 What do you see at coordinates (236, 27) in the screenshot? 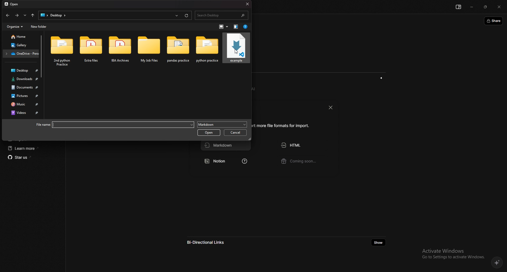
I see `show the preview pane` at bounding box center [236, 27].